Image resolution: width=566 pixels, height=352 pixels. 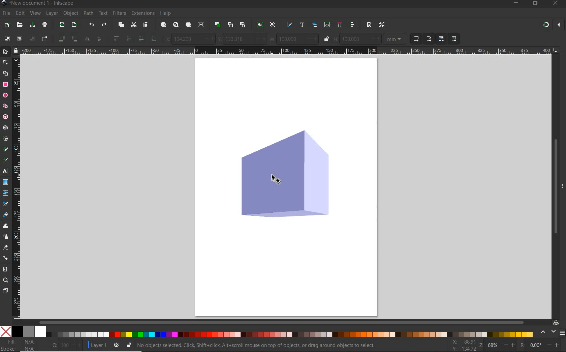 What do you see at coordinates (510, 345) in the screenshot?
I see `increase/decrease` at bounding box center [510, 345].